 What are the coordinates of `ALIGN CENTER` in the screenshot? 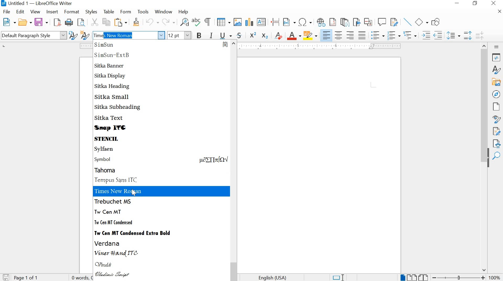 It's located at (339, 34).